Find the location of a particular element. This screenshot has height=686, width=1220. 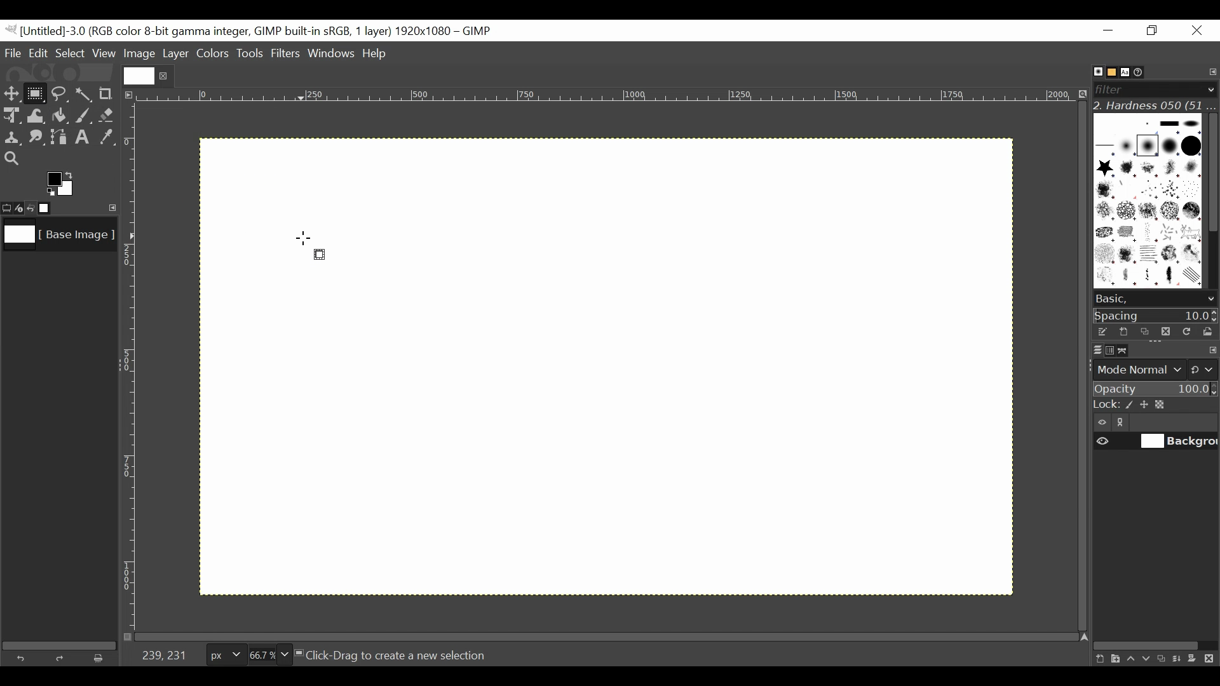

(un)select item visibility background is located at coordinates (1156, 443).